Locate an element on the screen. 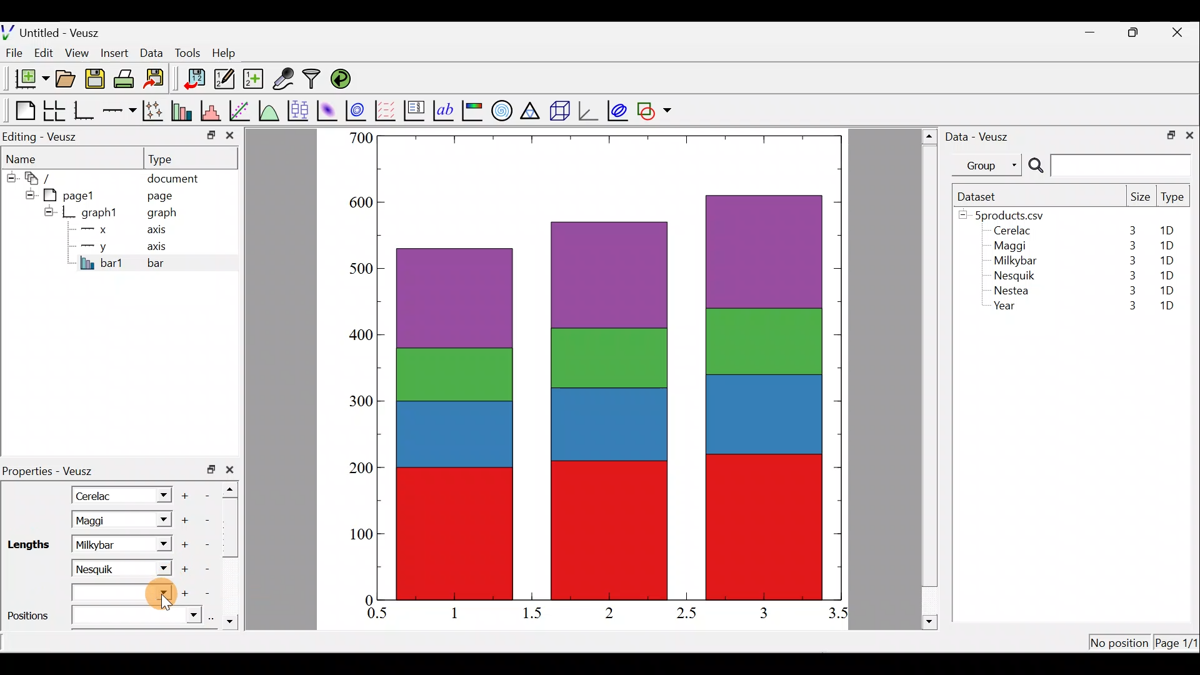 The image size is (1200, 675). graph is located at coordinates (162, 214).